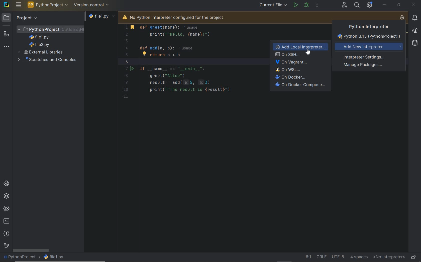 The width and height of the screenshot is (421, 262). What do you see at coordinates (414, 30) in the screenshot?
I see `AI Assistant` at bounding box center [414, 30].